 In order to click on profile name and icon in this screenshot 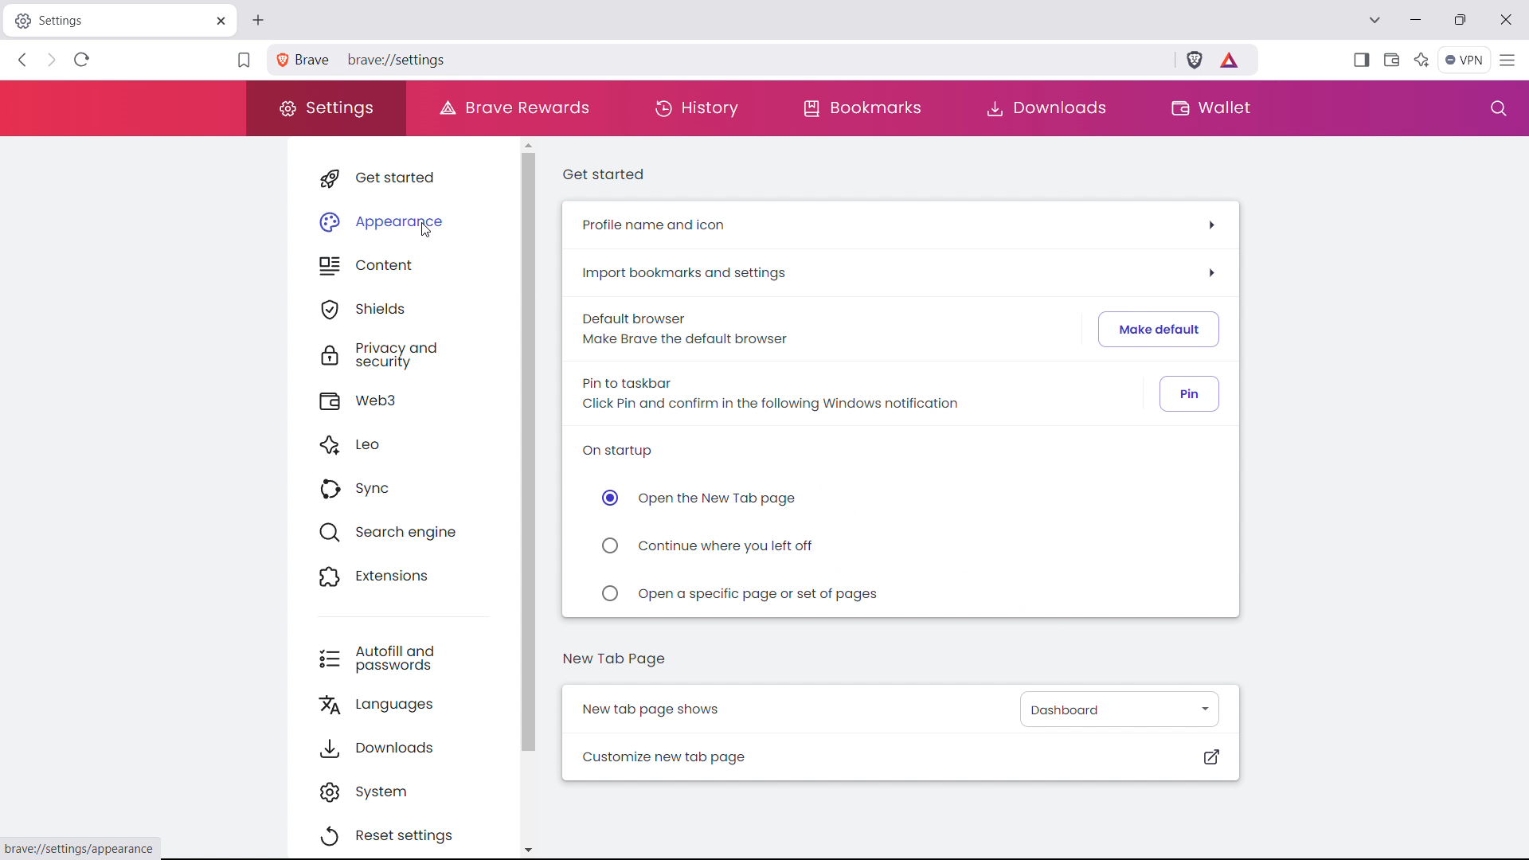, I will do `click(897, 225)`.